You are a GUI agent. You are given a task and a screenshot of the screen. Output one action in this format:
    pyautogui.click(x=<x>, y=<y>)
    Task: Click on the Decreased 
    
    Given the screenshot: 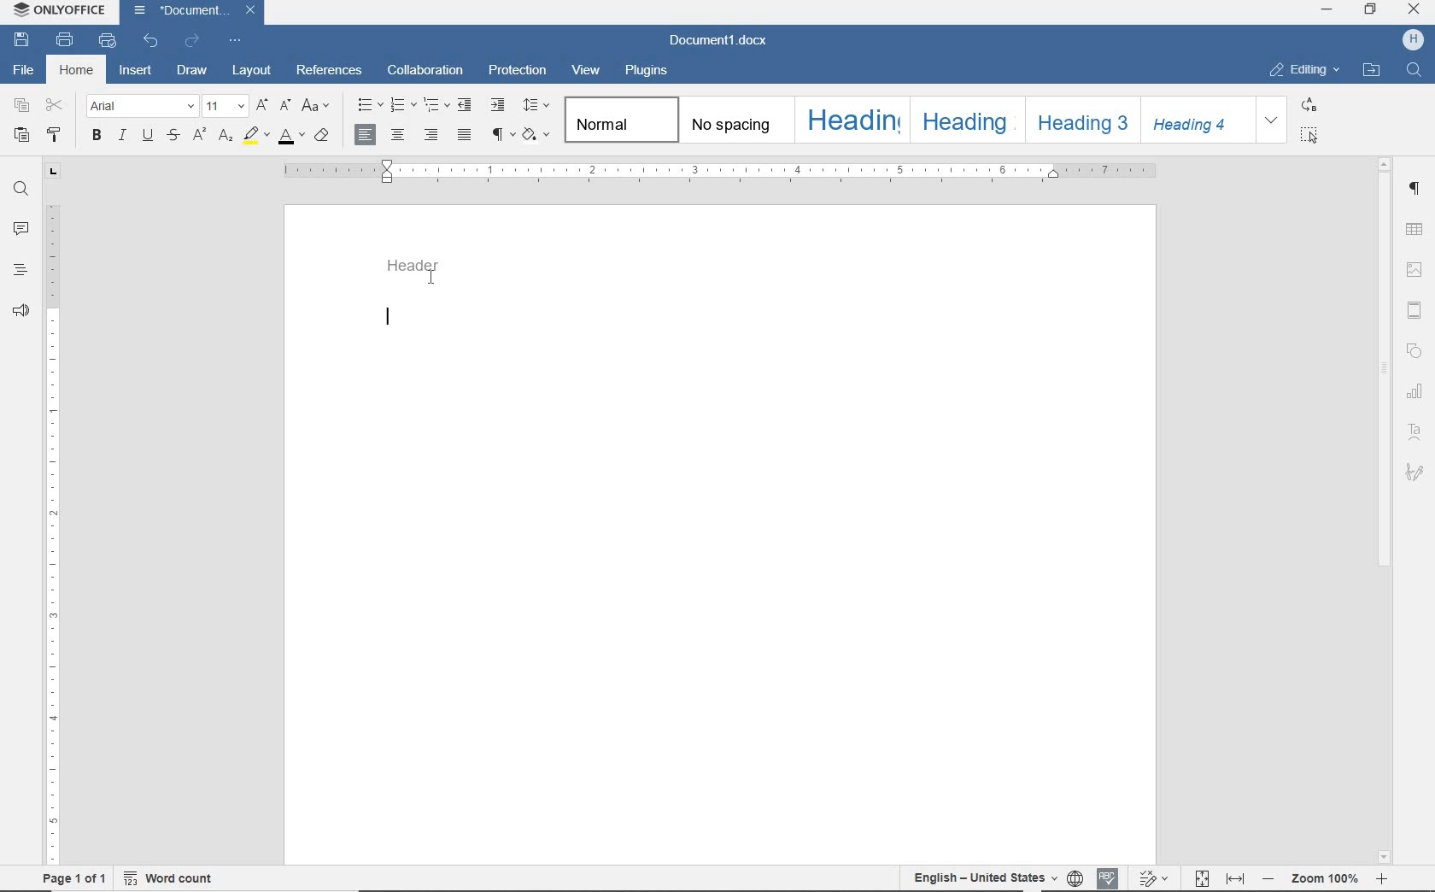 What is the action you would take?
    pyautogui.click(x=1268, y=877)
    